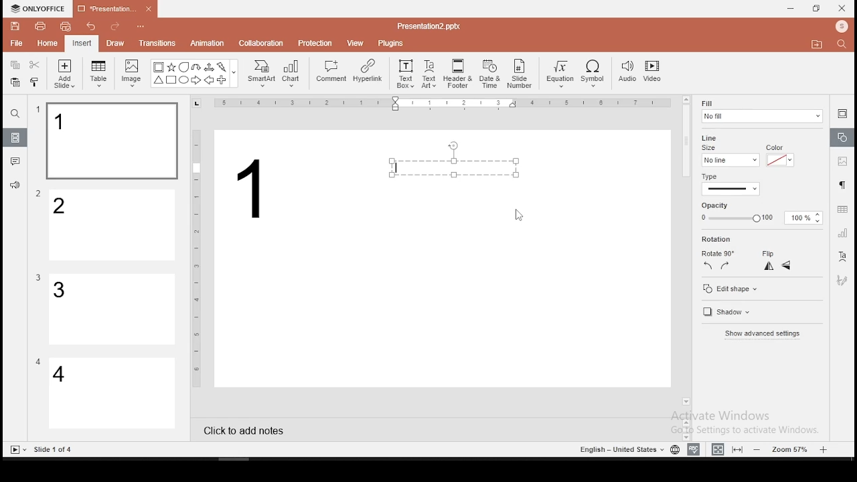 The image size is (857, 482). I want to click on flip vertical, so click(787, 267).